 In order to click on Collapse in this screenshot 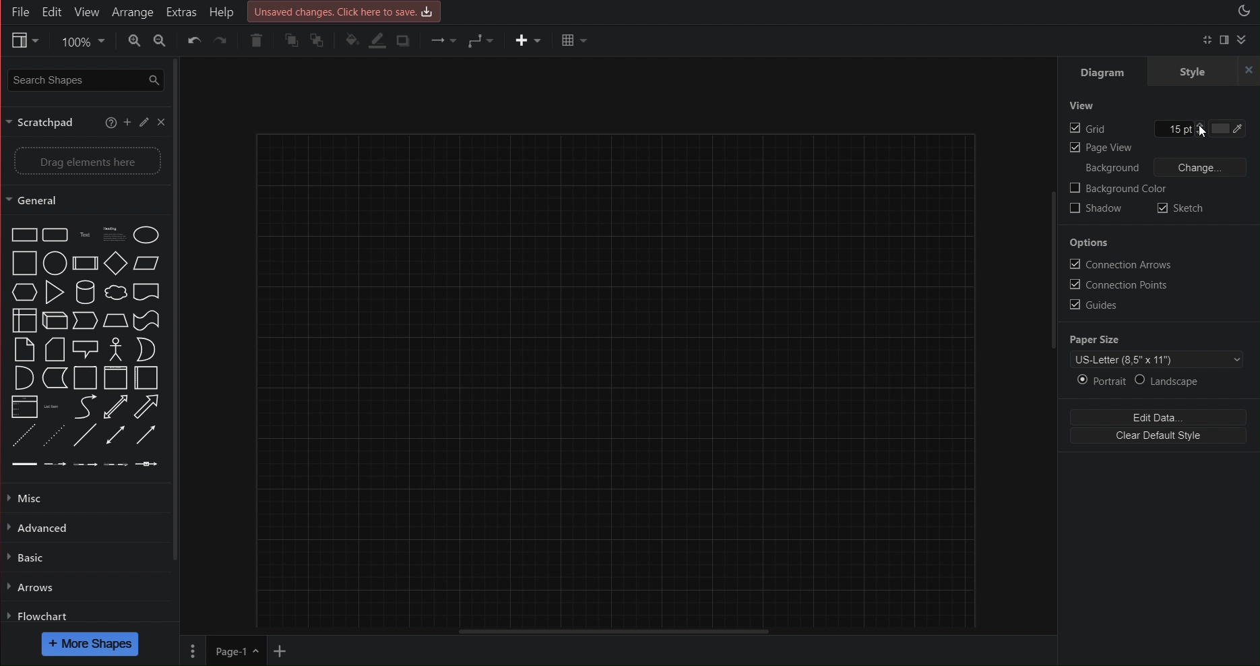, I will do `click(1243, 40)`.